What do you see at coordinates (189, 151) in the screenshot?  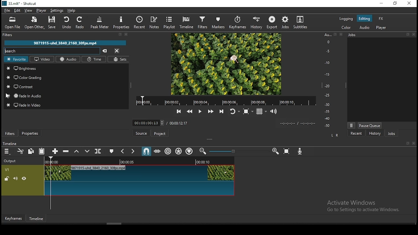 I see `ripple markers` at bounding box center [189, 151].